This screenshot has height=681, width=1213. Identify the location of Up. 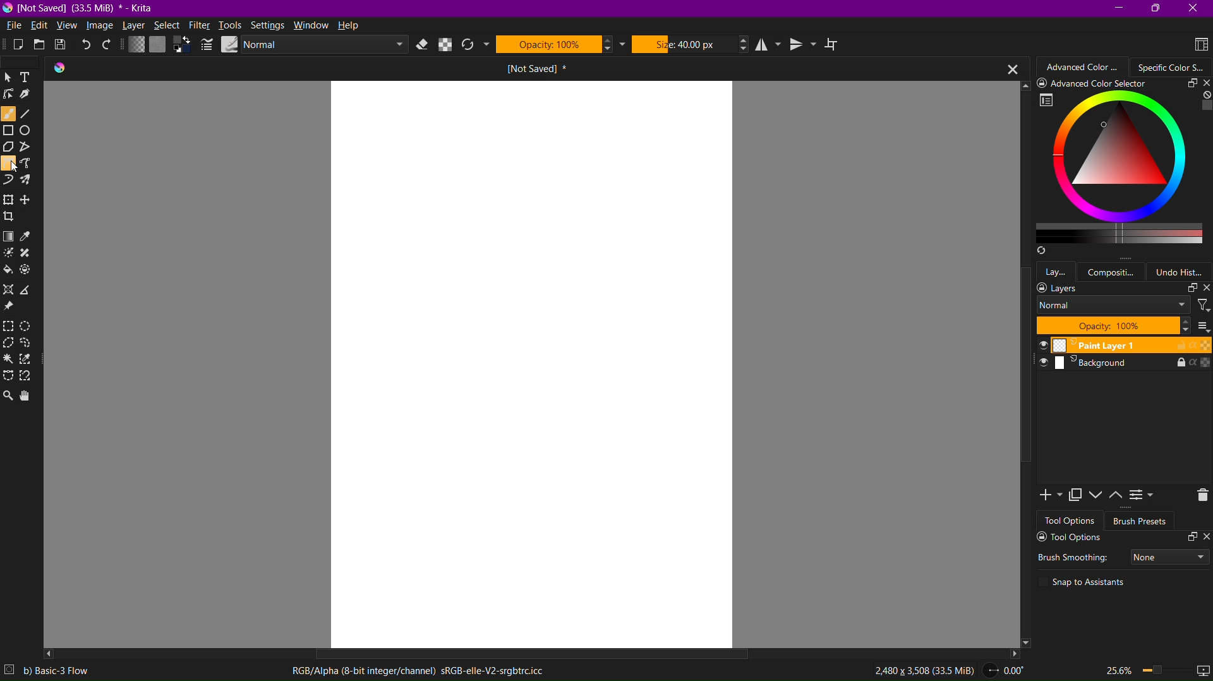
(1022, 85).